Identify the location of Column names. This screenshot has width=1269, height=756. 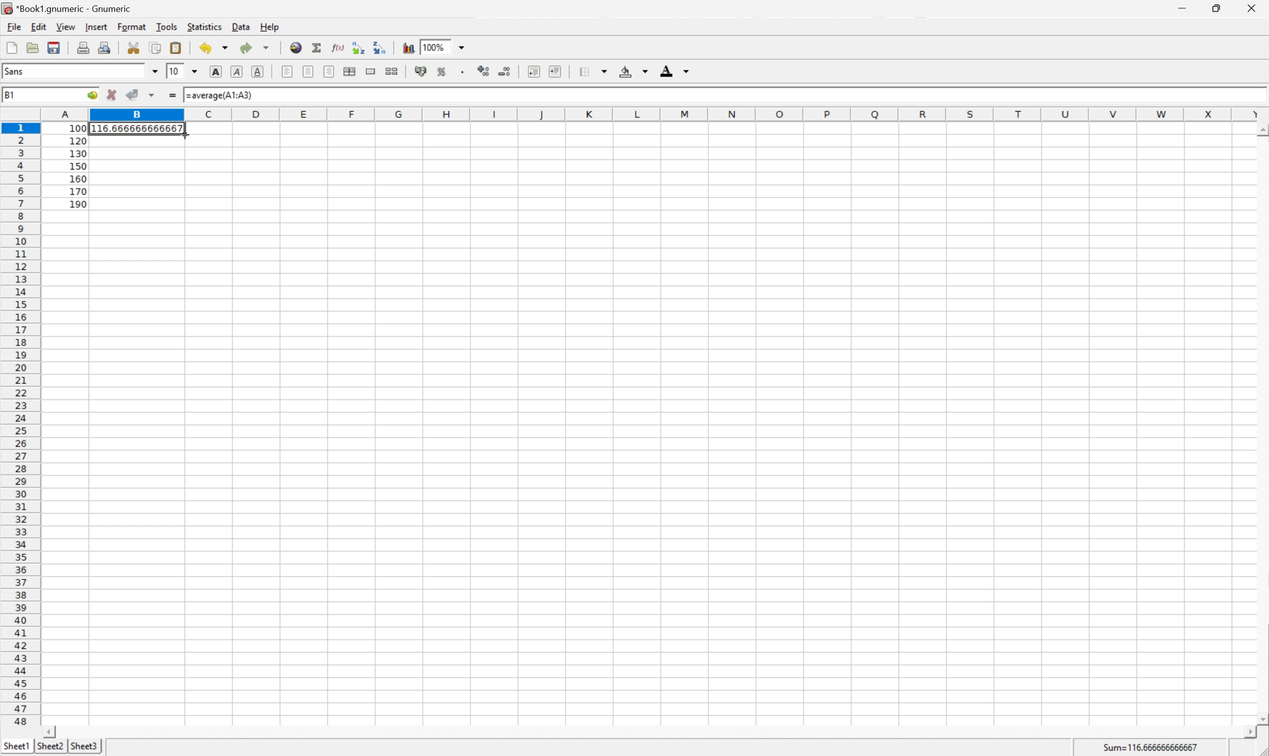
(653, 115).